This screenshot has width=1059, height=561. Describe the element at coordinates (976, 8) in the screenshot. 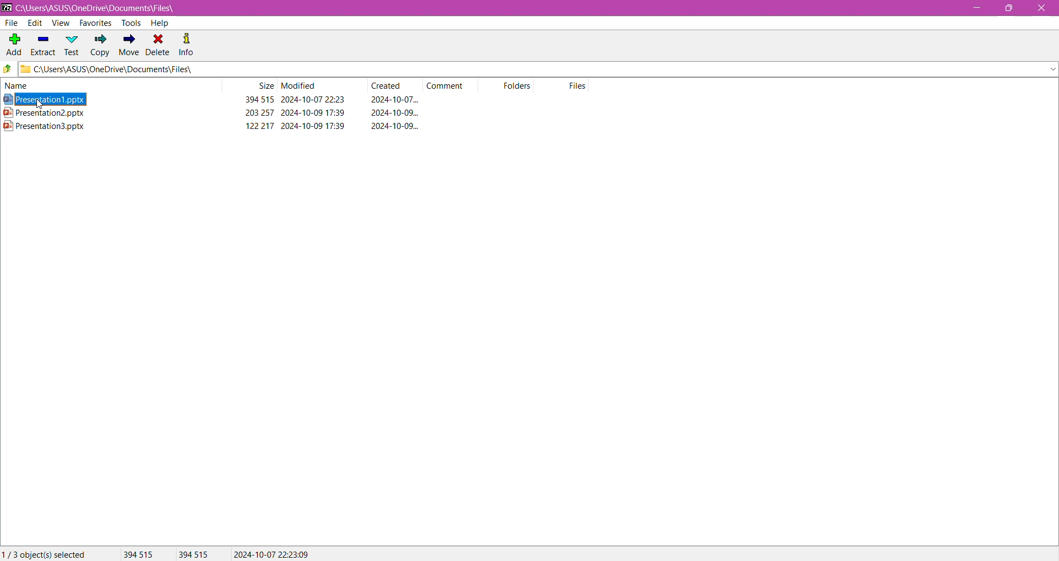

I see `Minimize` at that location.